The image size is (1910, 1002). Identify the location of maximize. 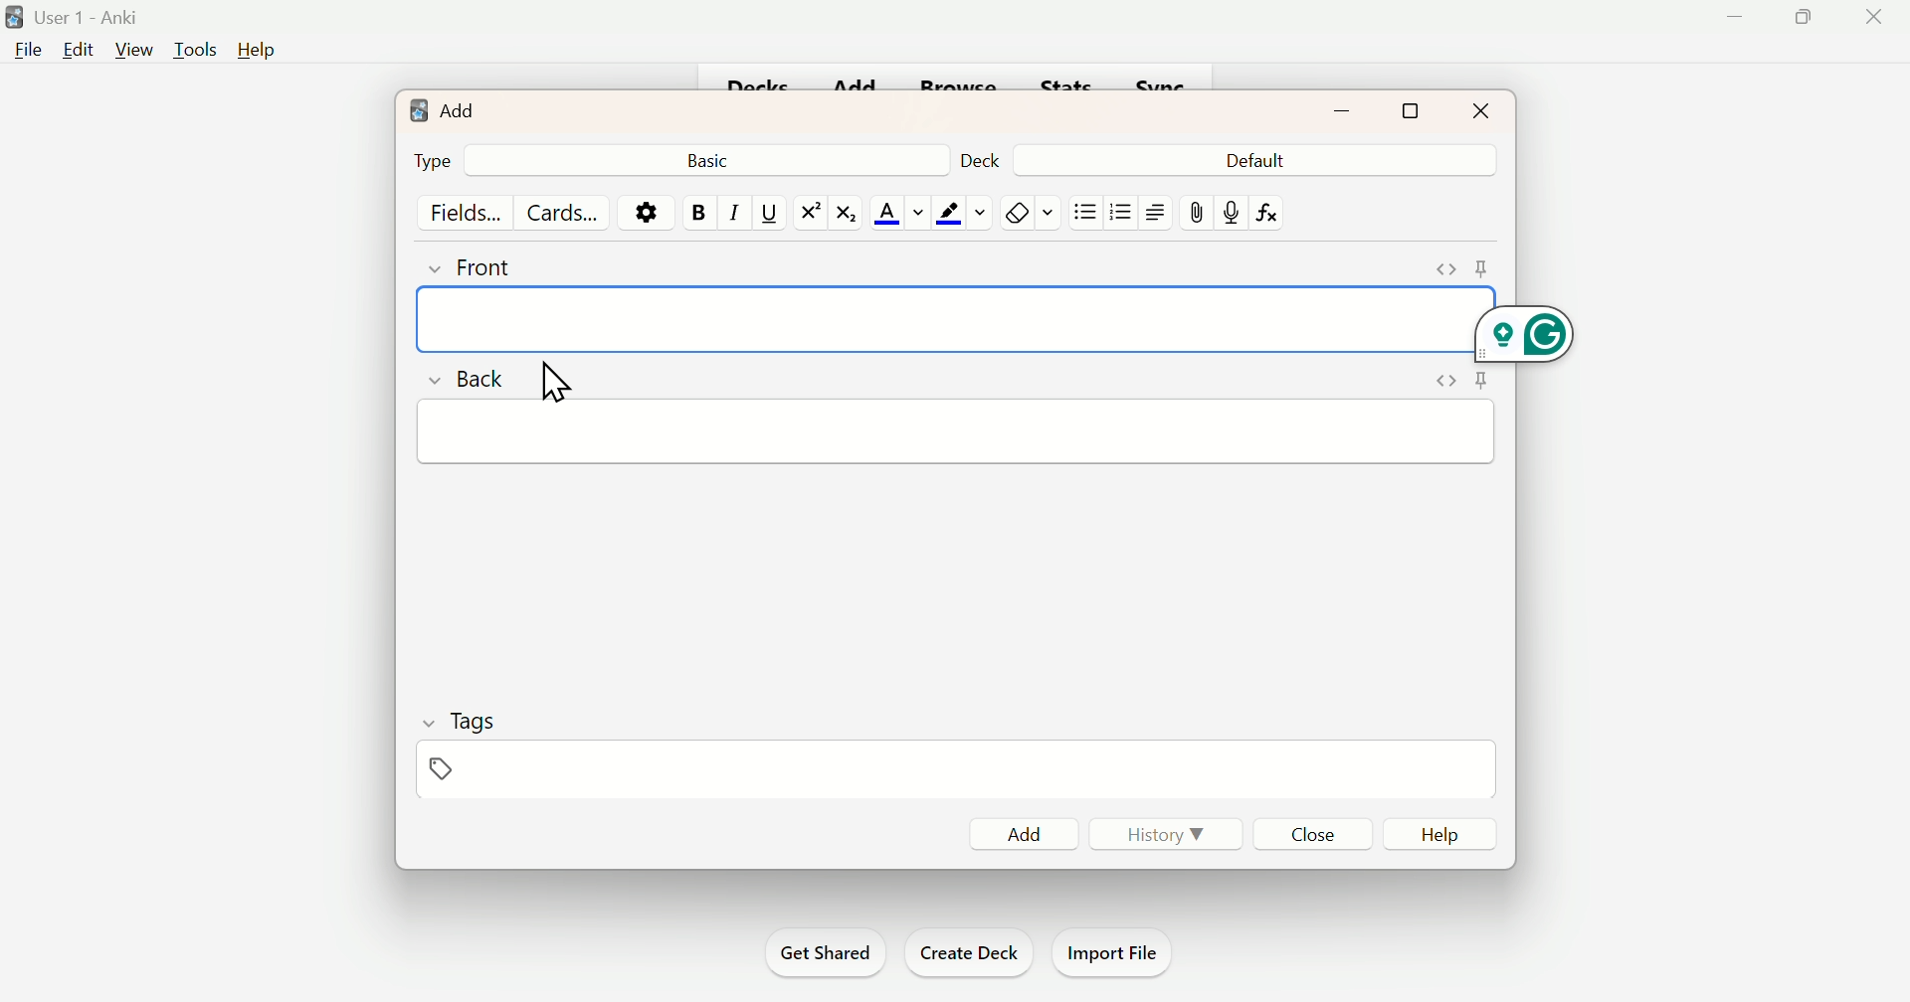
(1409, 112).